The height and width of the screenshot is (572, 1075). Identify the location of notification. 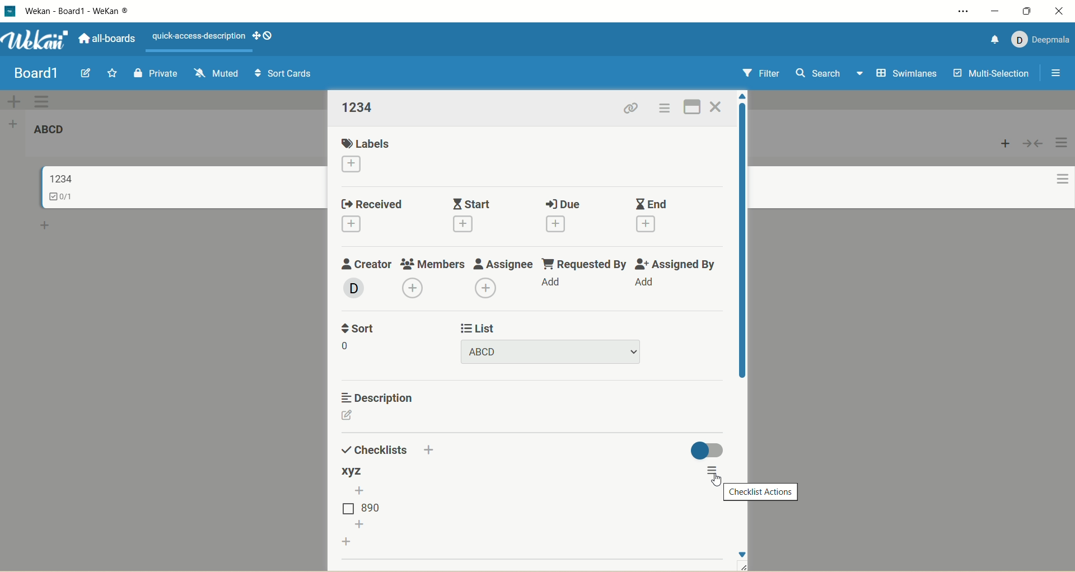
(993, 41).